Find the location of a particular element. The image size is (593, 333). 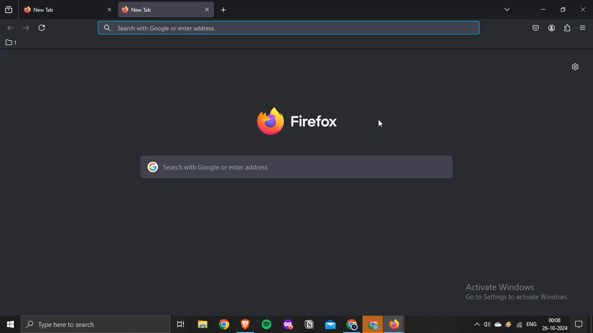

sound is located at coordinates (486, 325).